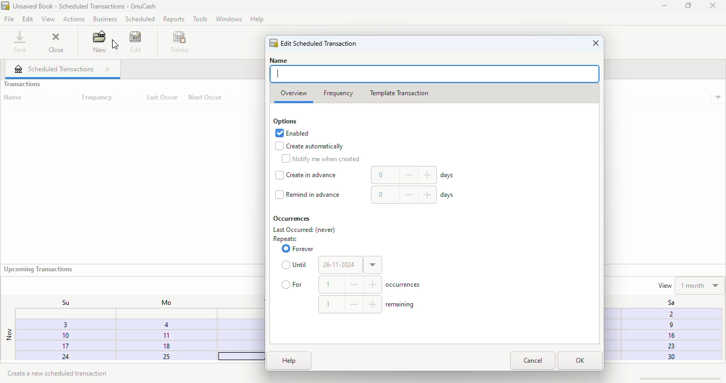 The image size is (726, 383). I want to click on scheduled transactions, so click(54, 69).